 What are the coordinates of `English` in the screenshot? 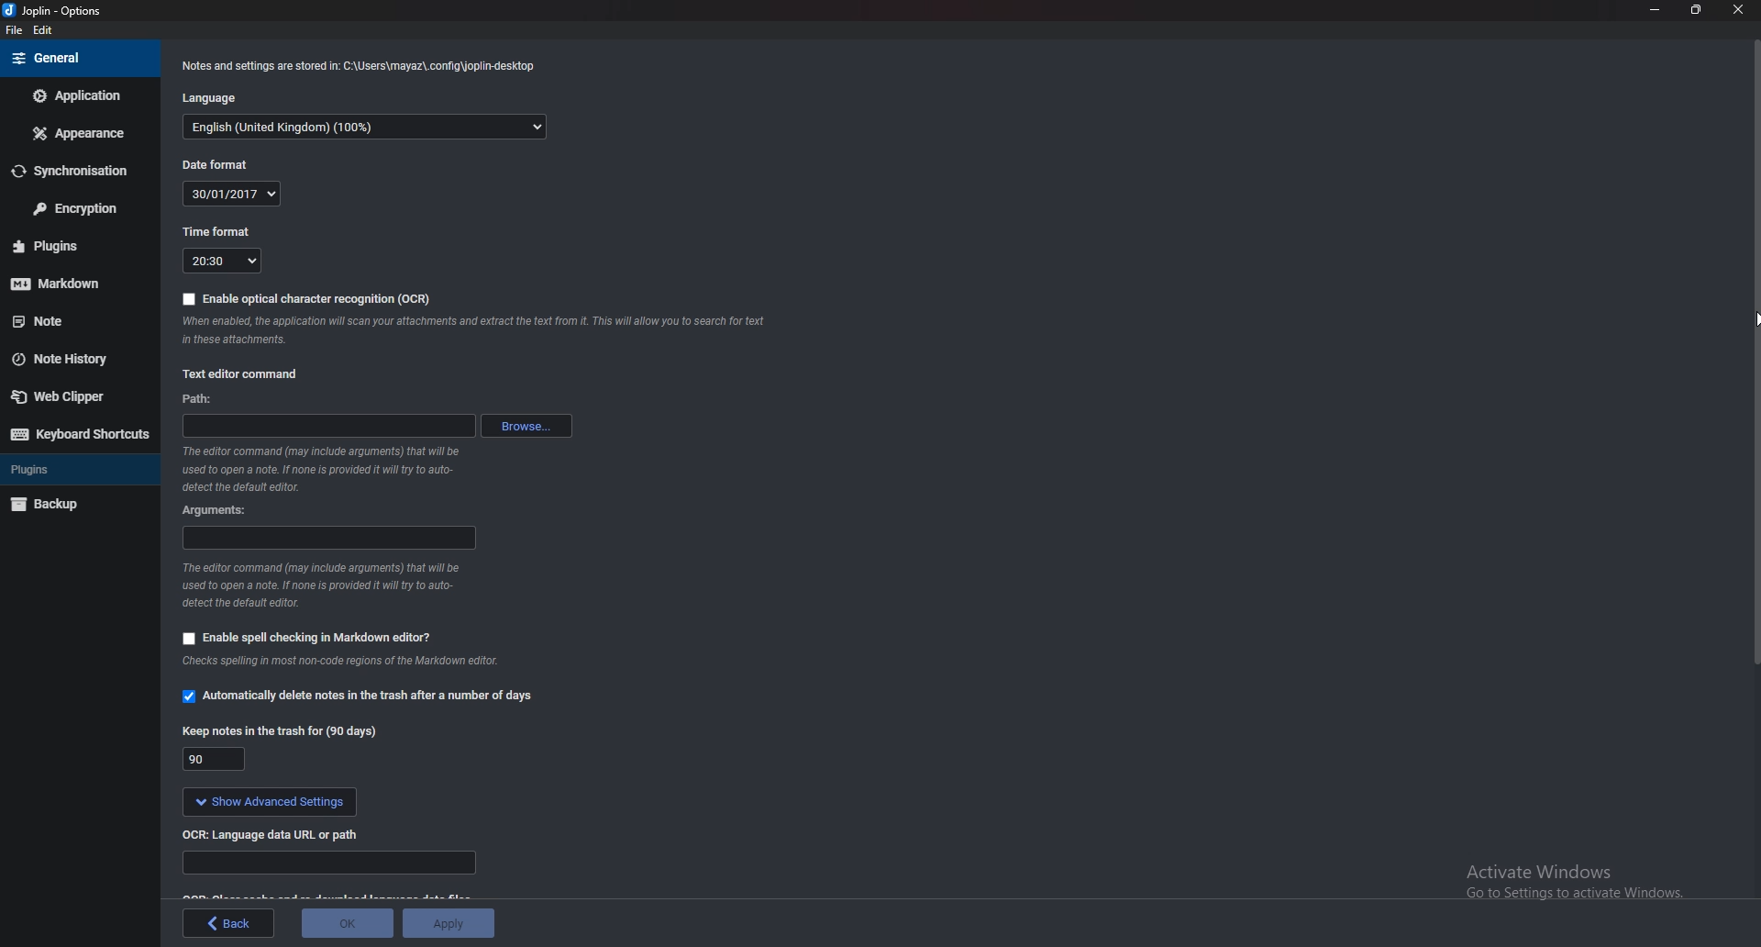 It's located at (366, 127).